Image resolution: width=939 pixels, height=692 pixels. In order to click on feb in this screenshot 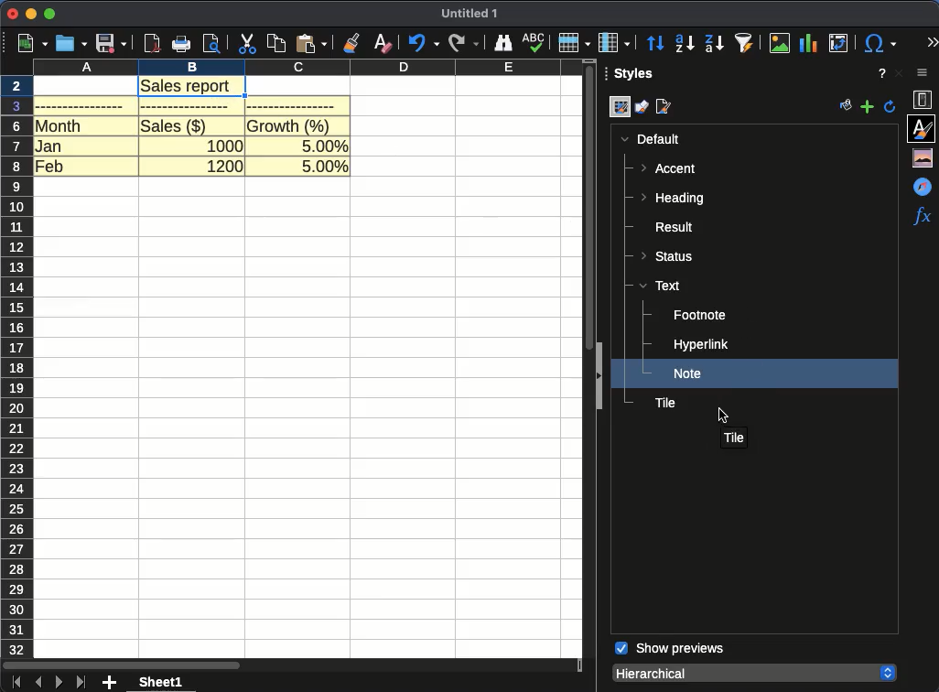, I will do `click(49, 165)`.